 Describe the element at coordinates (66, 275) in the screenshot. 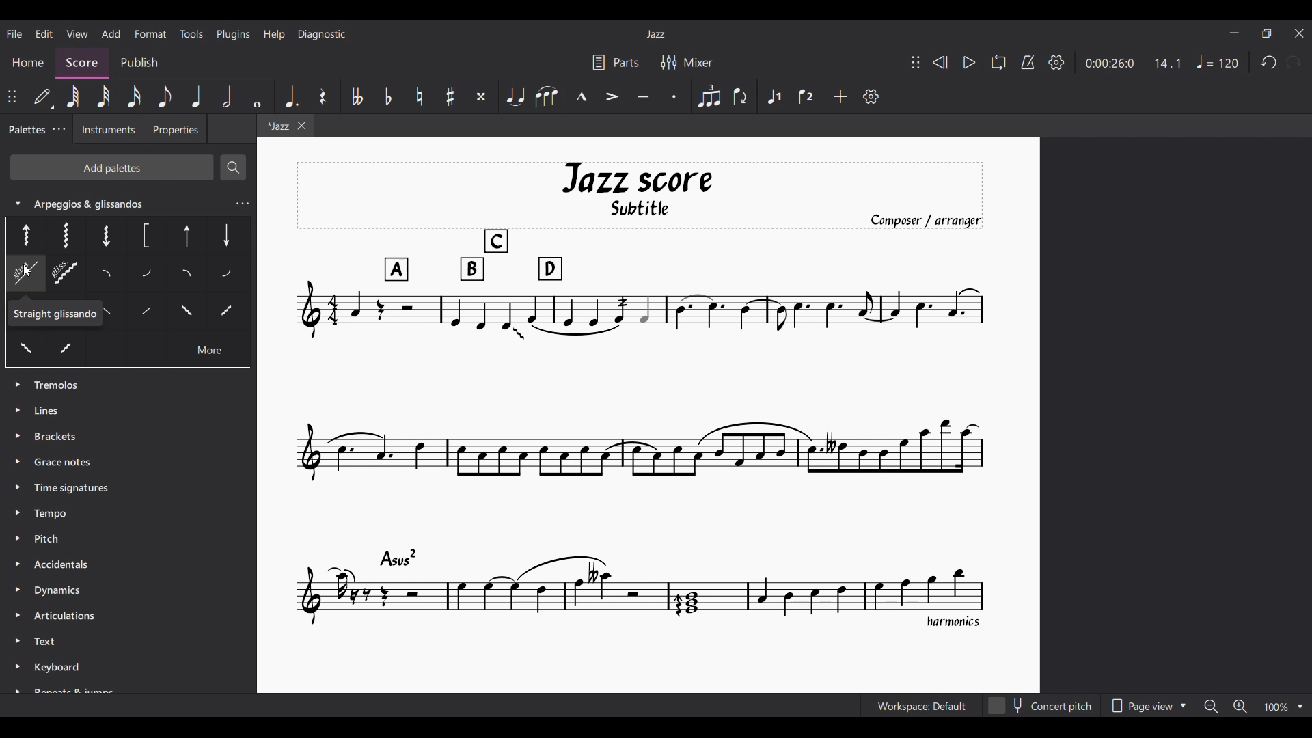

I see `Palate 8` at that location.